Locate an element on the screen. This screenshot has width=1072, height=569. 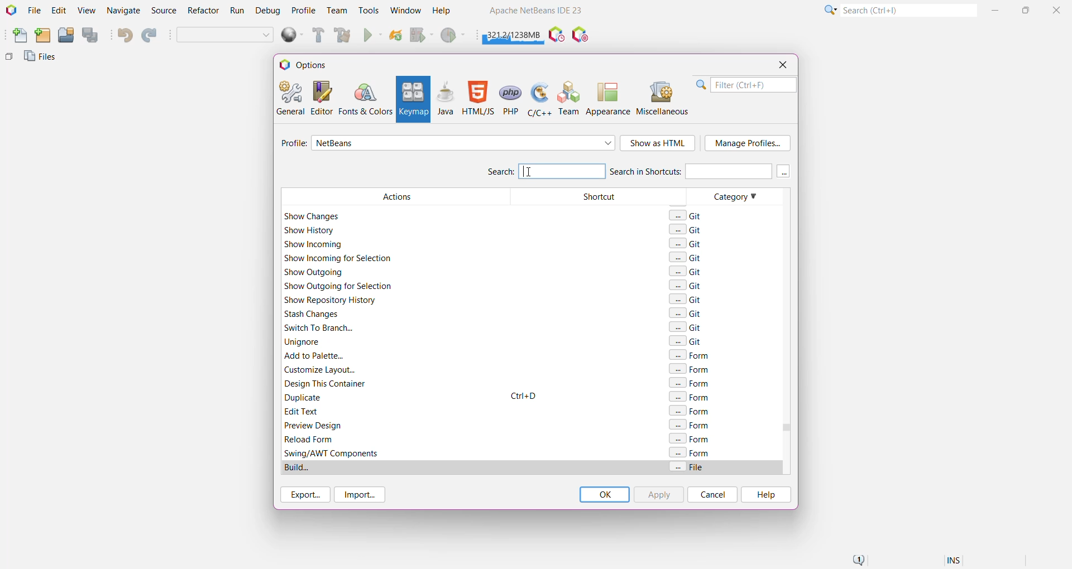
Reload is located at coordinates (396, 36).